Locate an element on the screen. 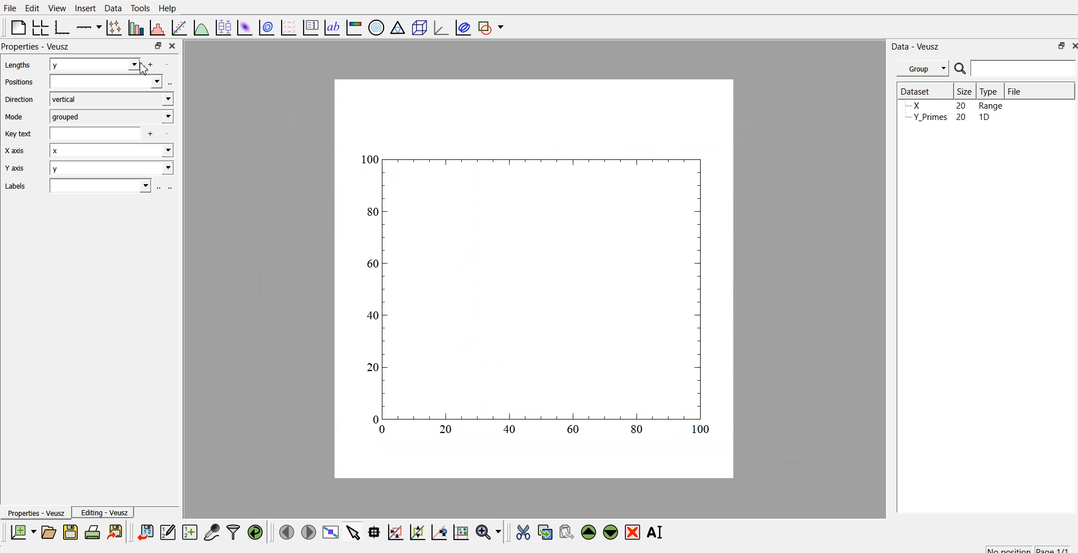 This screenshot has width=1078, height=553. polar graph is located at coordinates (378, 28).